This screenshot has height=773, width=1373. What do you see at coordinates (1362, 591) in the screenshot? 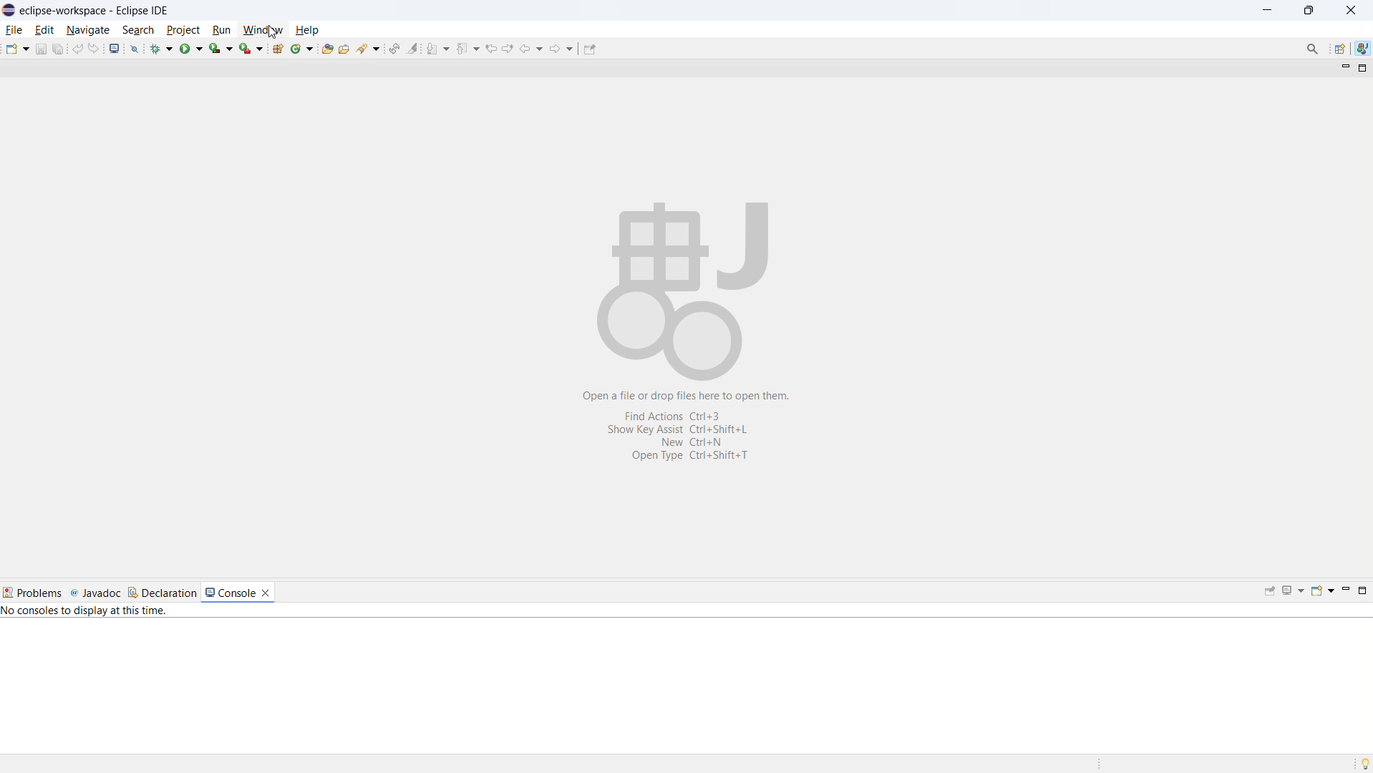
I see `maximize` at bounding box center [1362, 591].